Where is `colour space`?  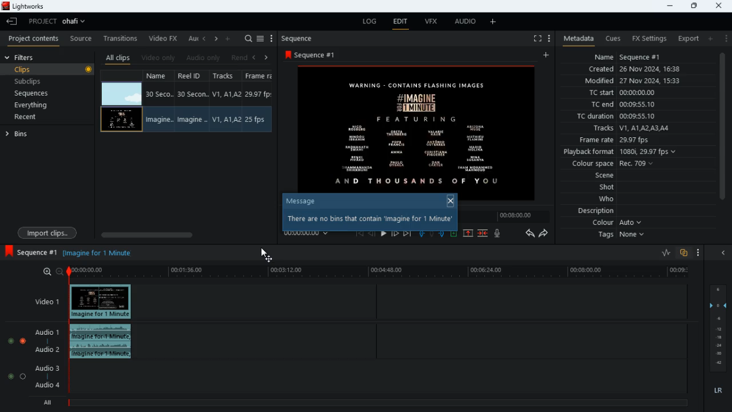
colour space is located at coordinates (616, 163).